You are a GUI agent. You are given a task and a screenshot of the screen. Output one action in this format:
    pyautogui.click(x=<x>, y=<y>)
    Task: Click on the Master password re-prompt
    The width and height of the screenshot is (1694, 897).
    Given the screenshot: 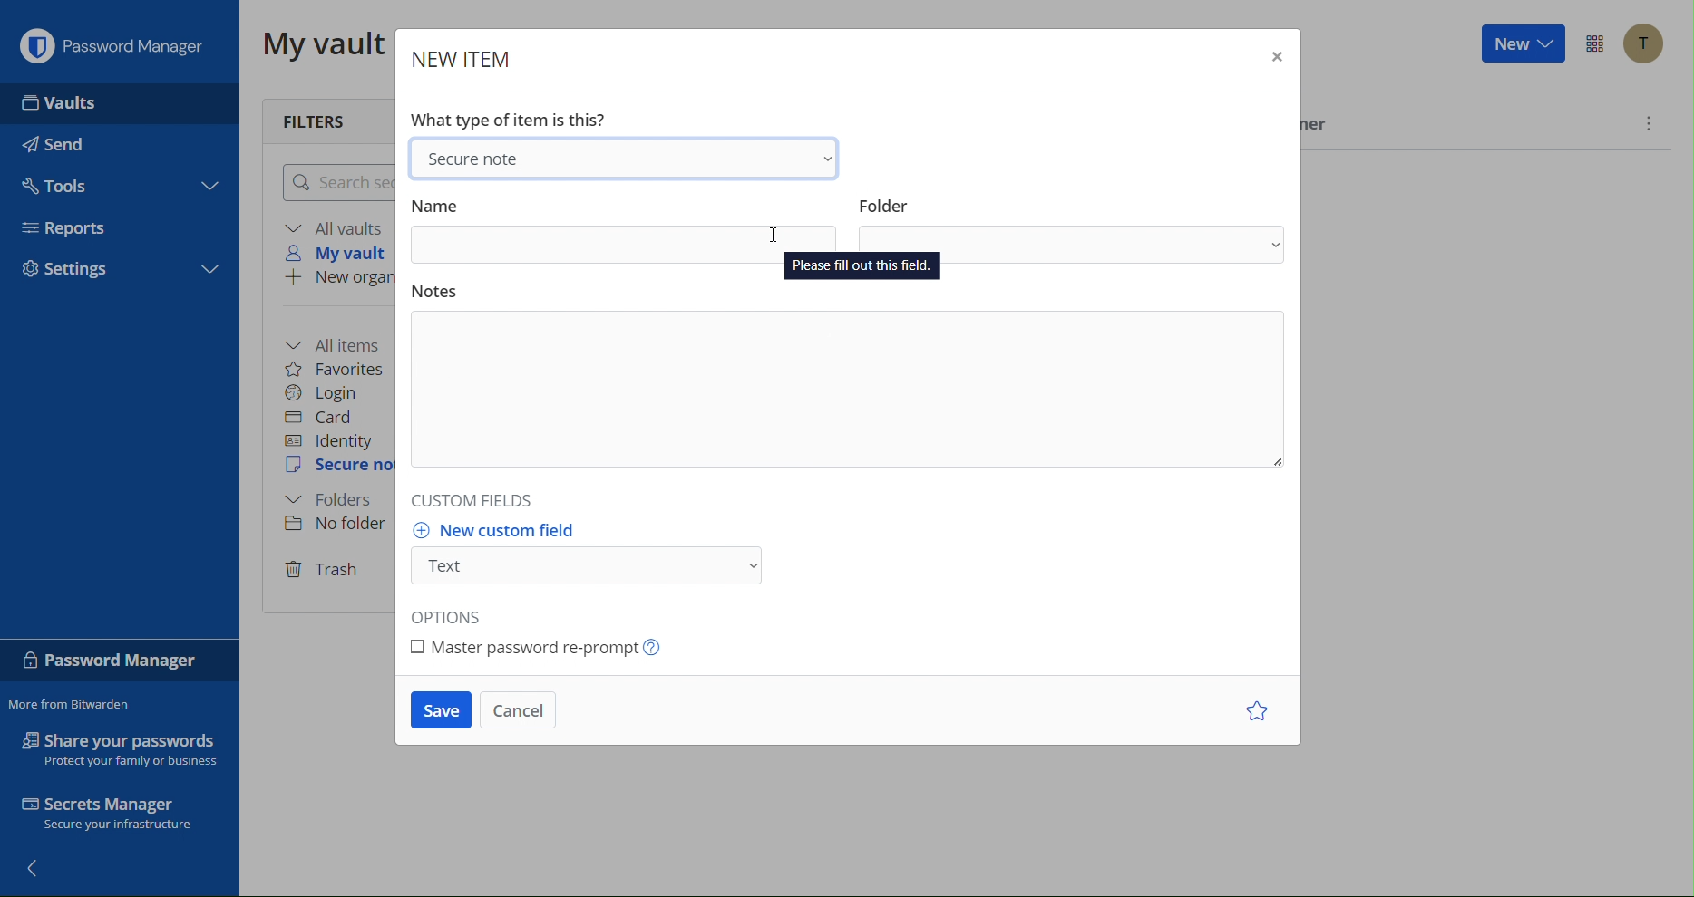 What is the action you would take?
    pyautogui.click(x=541, y=649)
    